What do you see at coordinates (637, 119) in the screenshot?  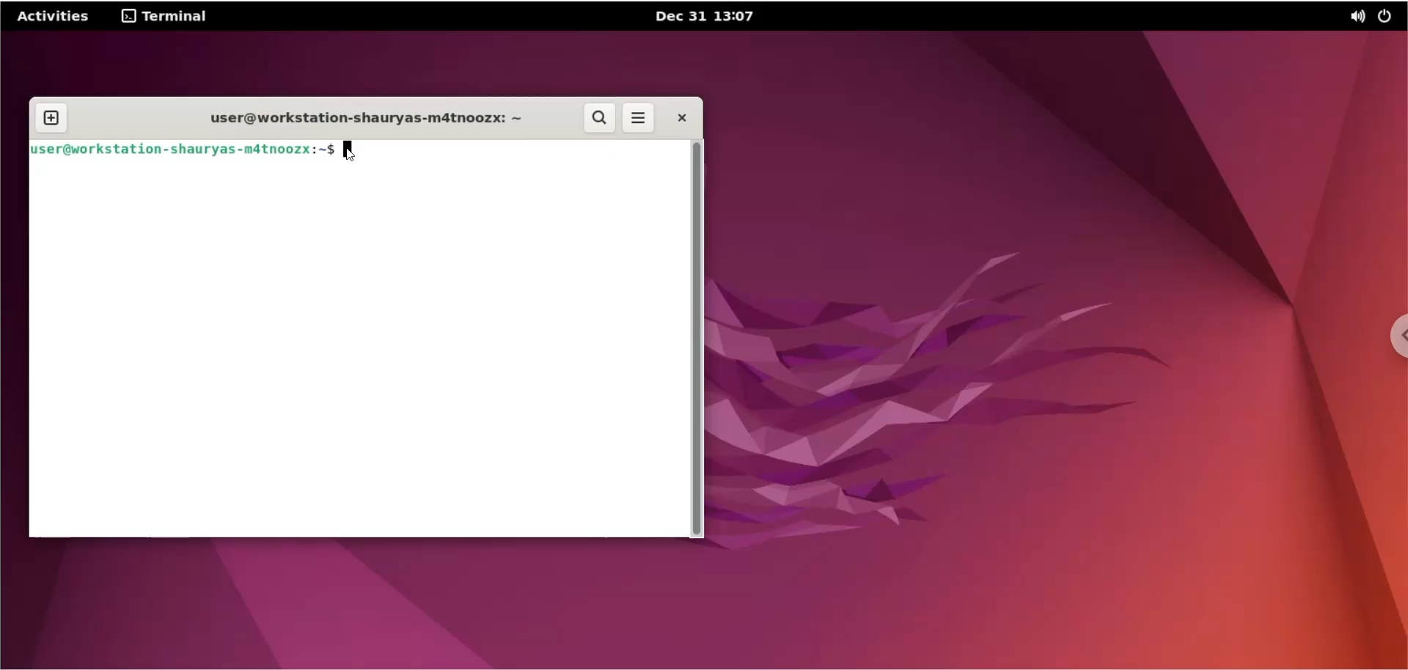 I see `more options` at bounding box center [637, 119].